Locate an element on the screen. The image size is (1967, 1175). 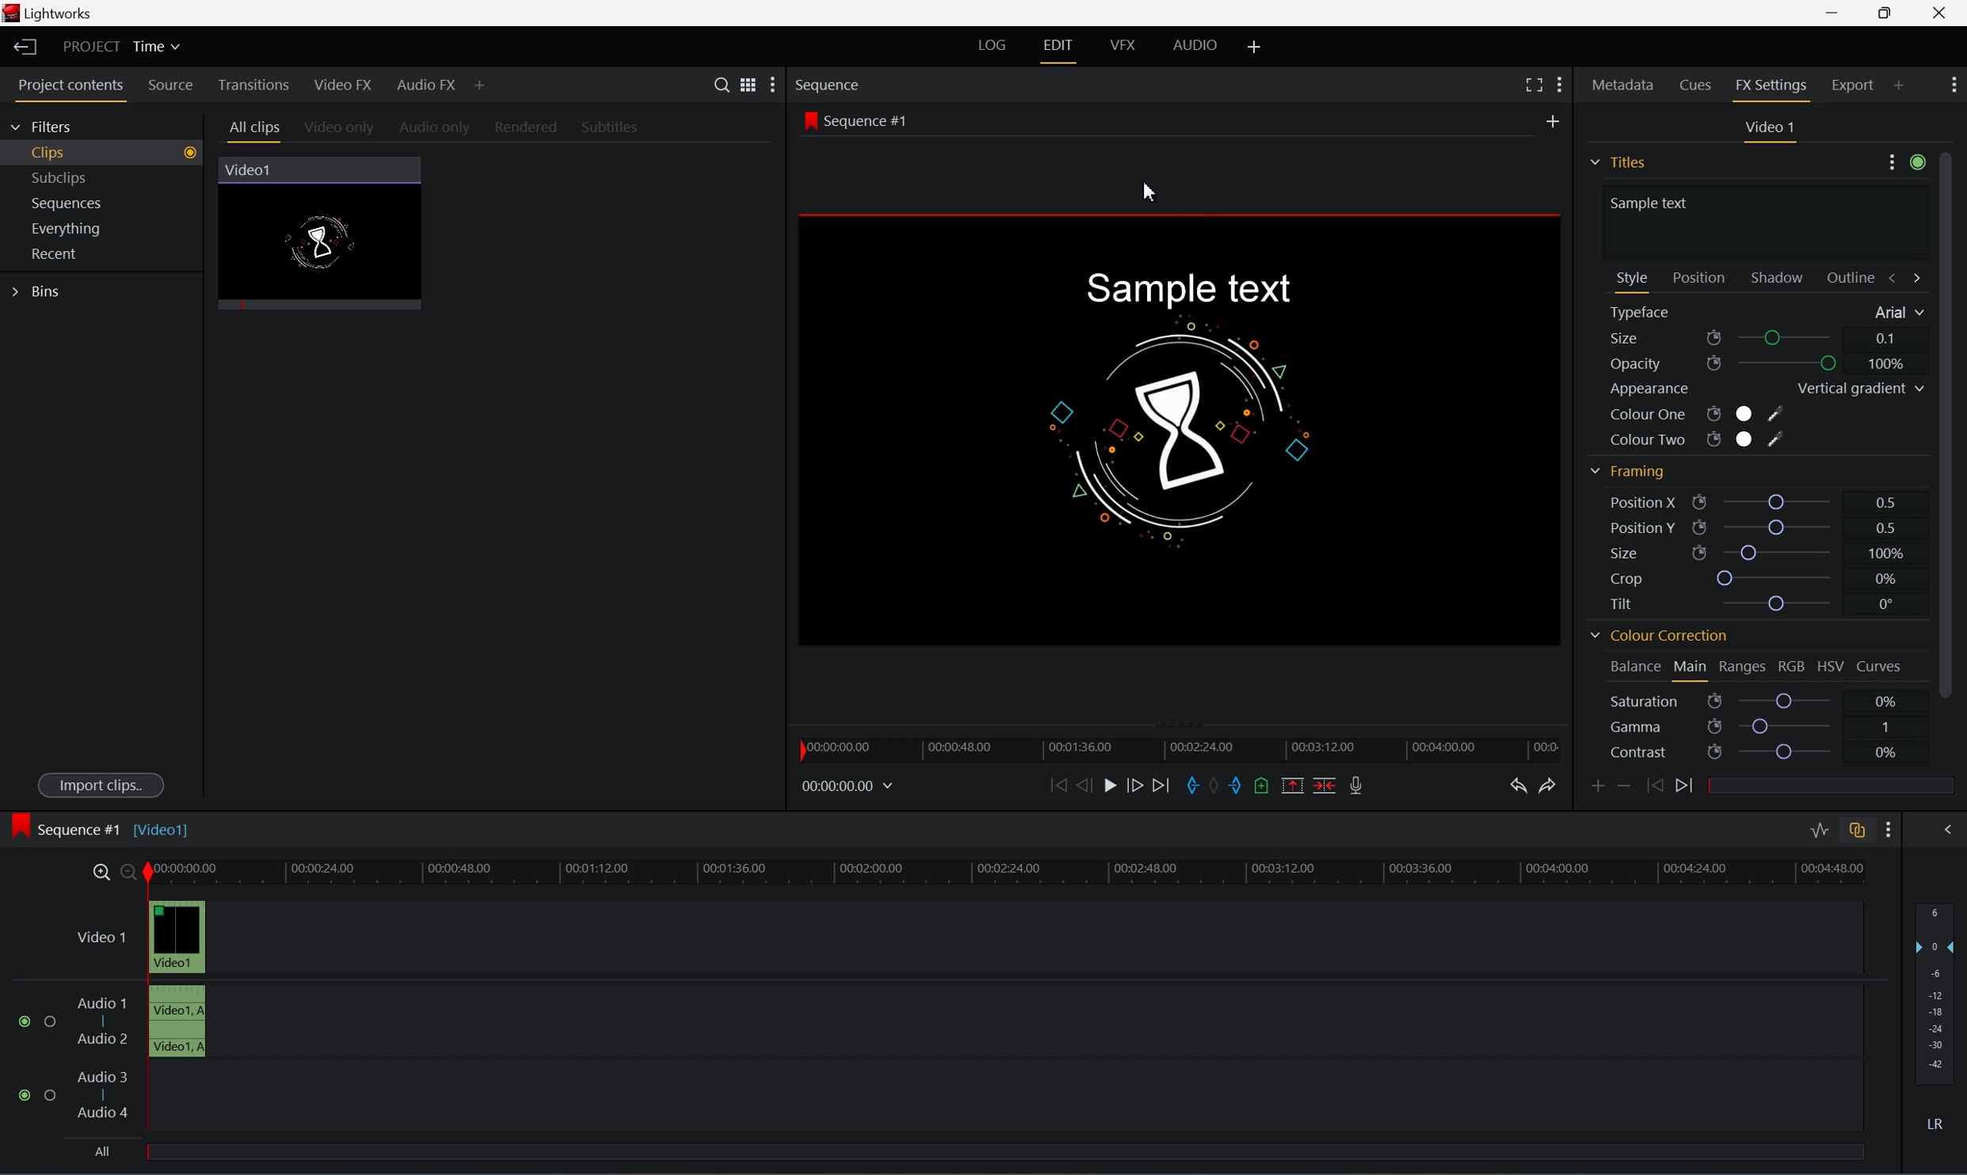
0.5 is located at coordinates (1882, 525).